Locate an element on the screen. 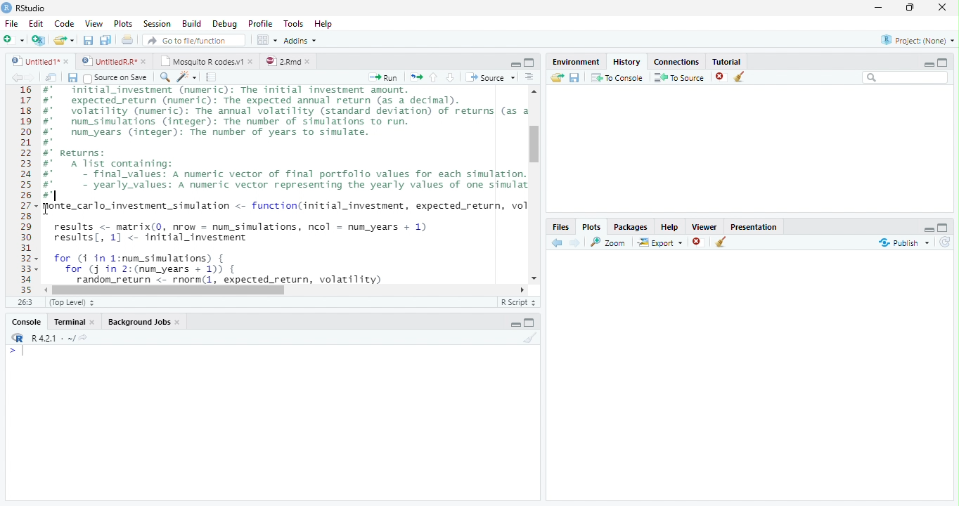  Packages is located at coordinates (630, 226).